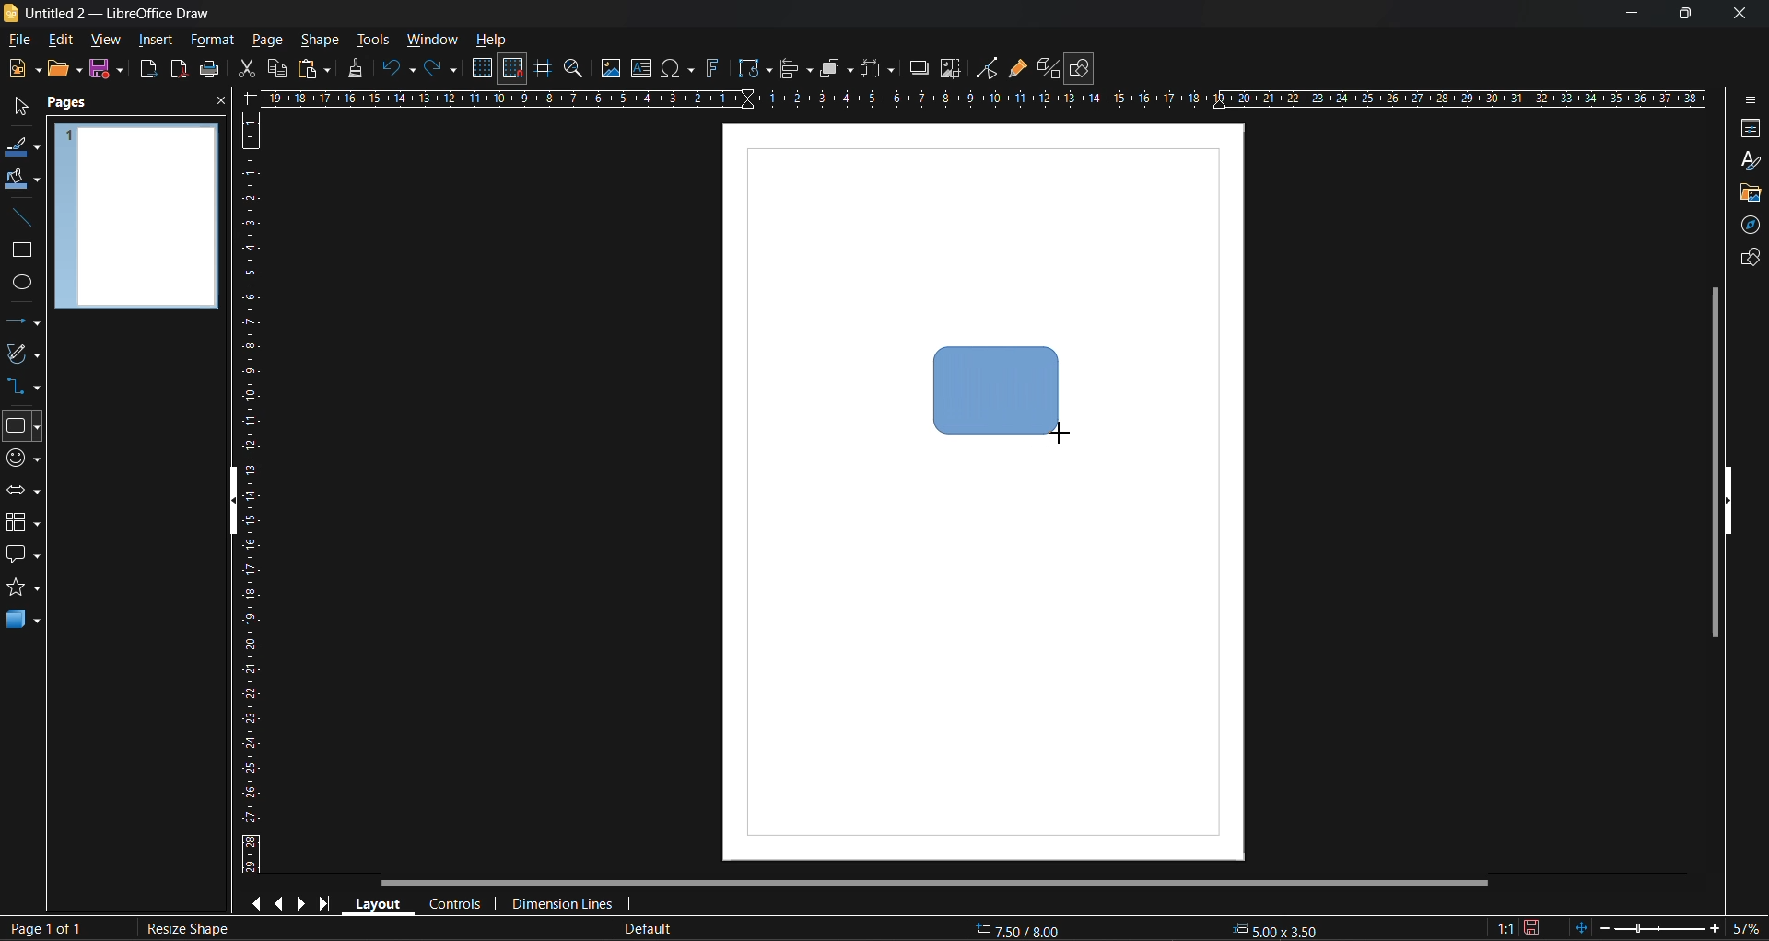 The height and width of the screenshot is (941, 1769). I want to click on first, so click(253, 902).